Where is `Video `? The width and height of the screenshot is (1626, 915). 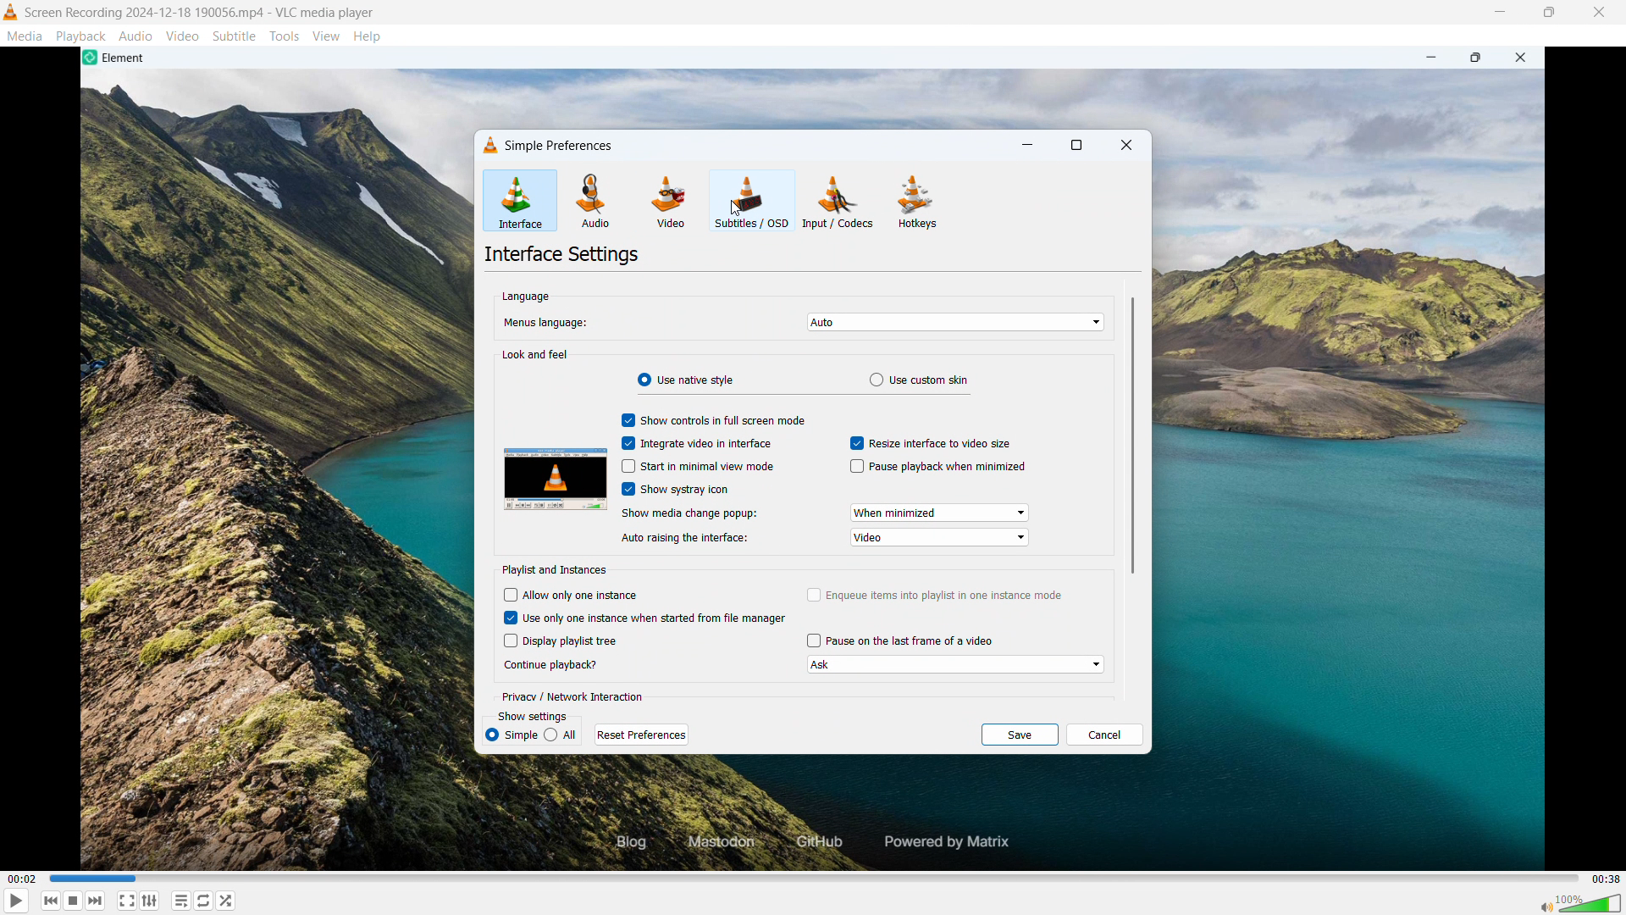
Video  is located at coordinates (182, 36).